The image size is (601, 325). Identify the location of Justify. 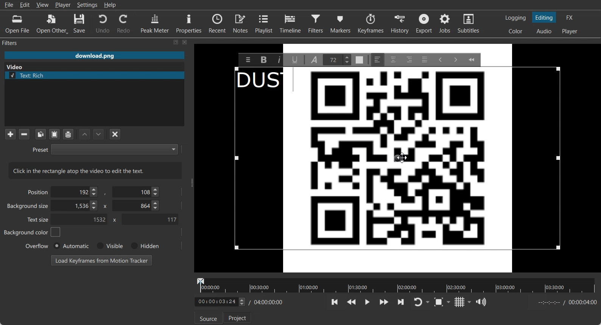
(425, 60).